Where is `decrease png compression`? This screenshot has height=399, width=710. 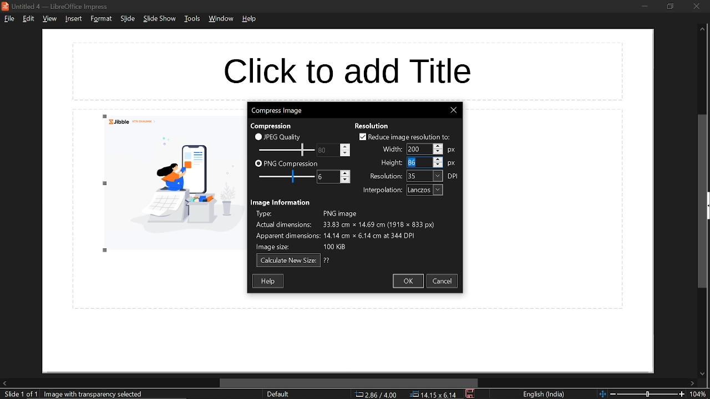
decrease png compression is located at coordinates (345, 181).